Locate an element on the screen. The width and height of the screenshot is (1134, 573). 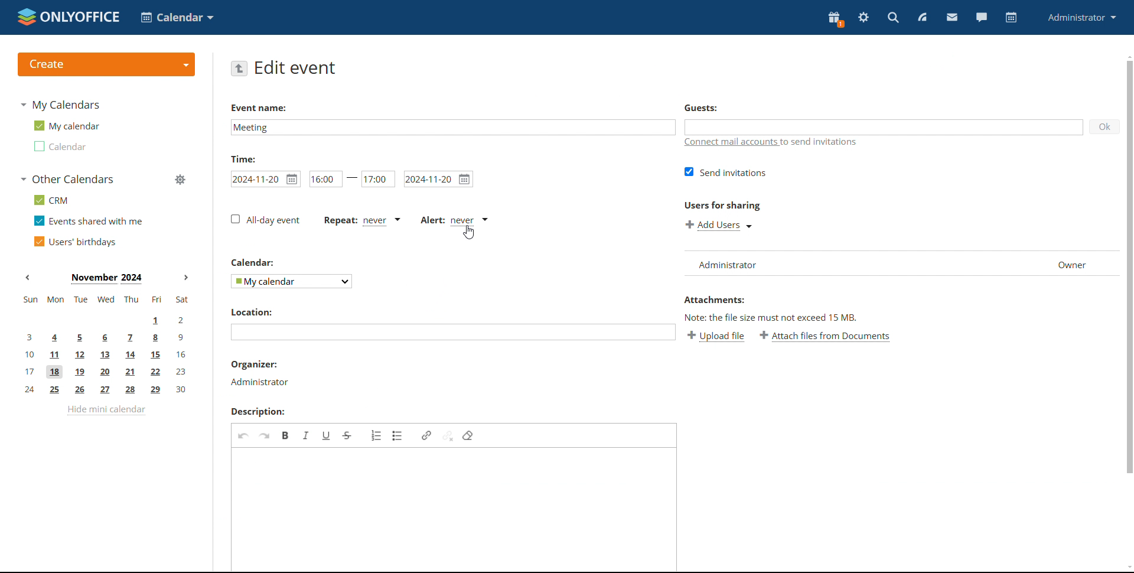
users' birthdays  is located at coordinates (74, 242).